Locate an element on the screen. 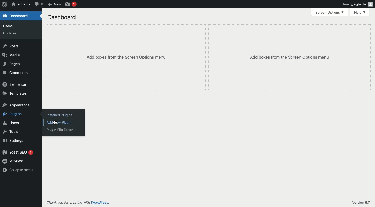  Logo is located at coordinates (4, 5).